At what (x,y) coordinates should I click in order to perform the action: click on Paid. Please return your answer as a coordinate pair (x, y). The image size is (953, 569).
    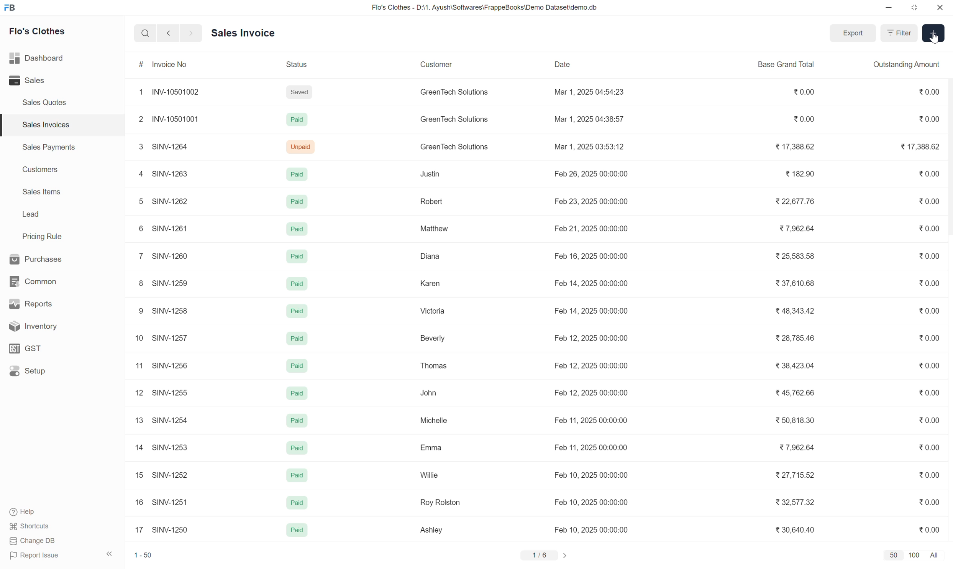
    Looking at the image, I should click on (292, 532).